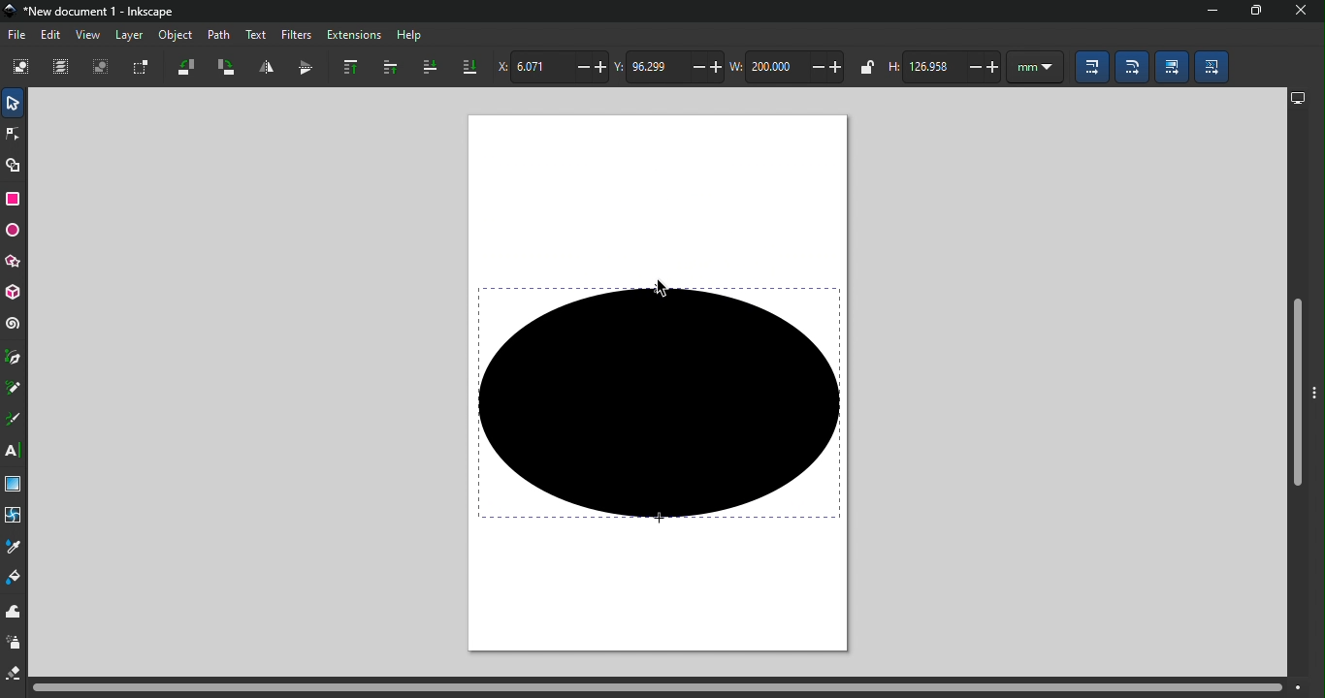 Image resolution: width=1325 pixels, height=698 pixels. I want to click on File name, so click(92, 13).